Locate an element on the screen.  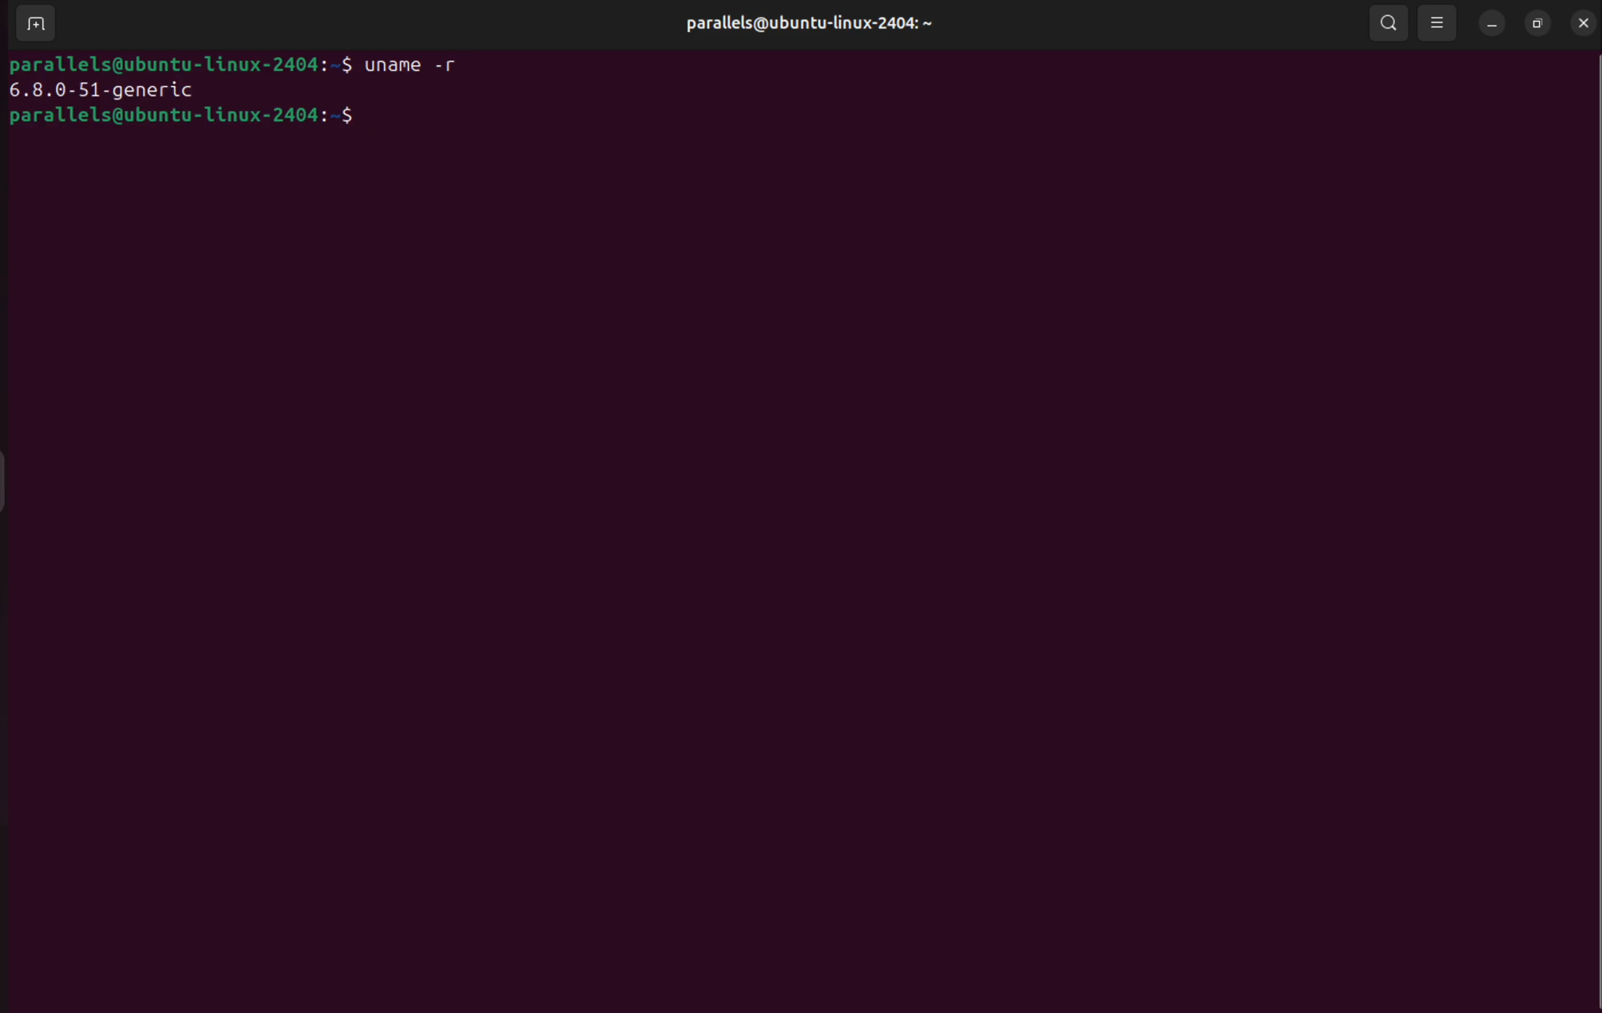
search is located at coordinates (1386, 24).